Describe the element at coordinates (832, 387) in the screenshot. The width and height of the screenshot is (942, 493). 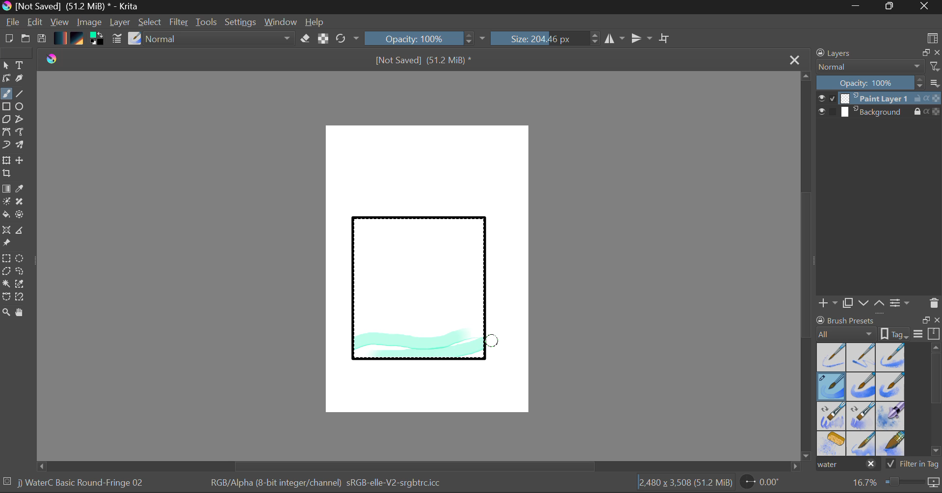
I see `Brush Selected` at that location.